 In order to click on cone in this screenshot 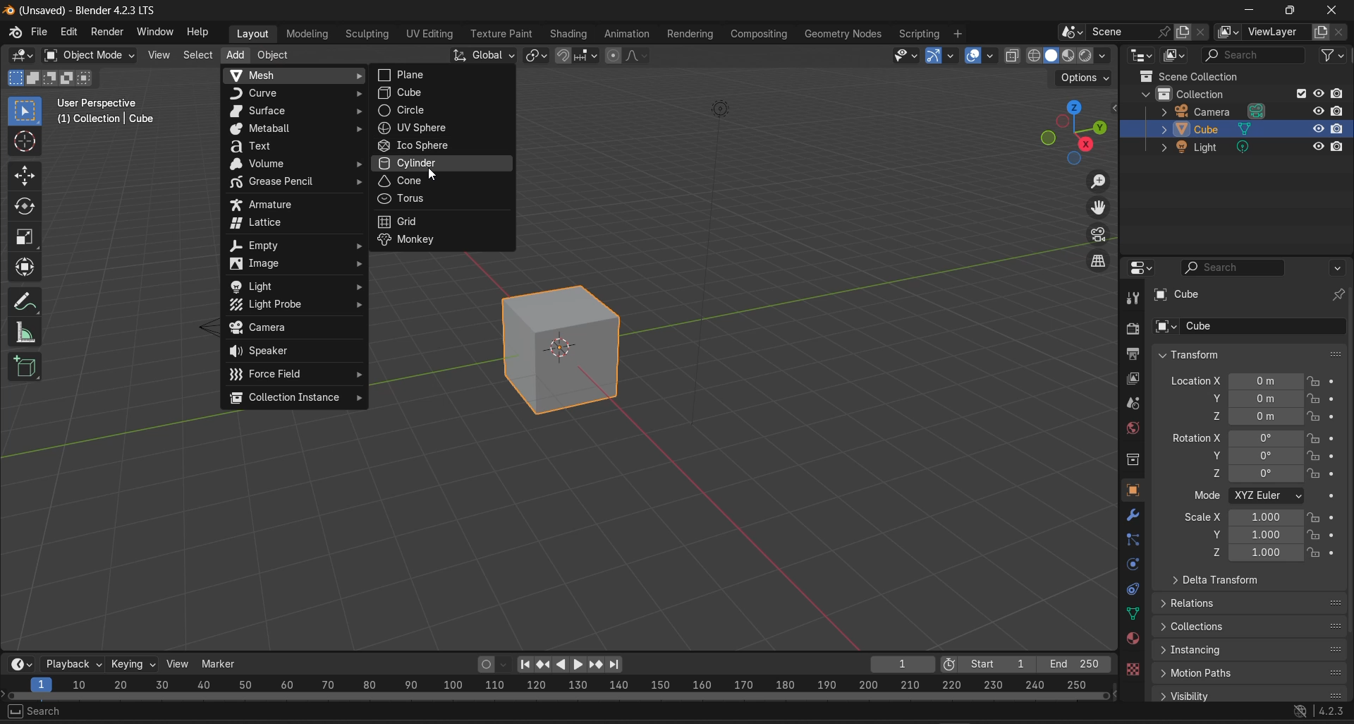, I will do `click(443, 181)`.